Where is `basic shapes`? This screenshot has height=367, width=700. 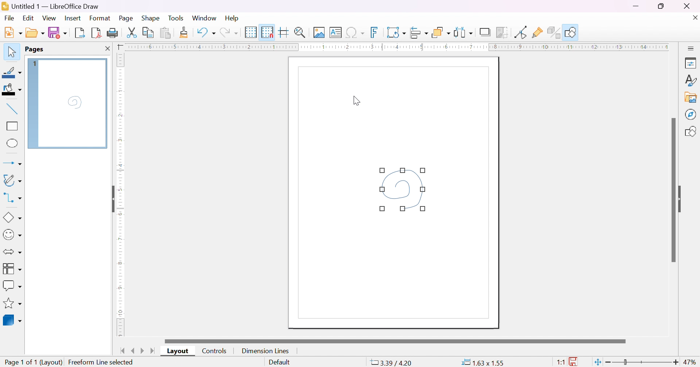 basic shapes is located at coordinates (12, 218).